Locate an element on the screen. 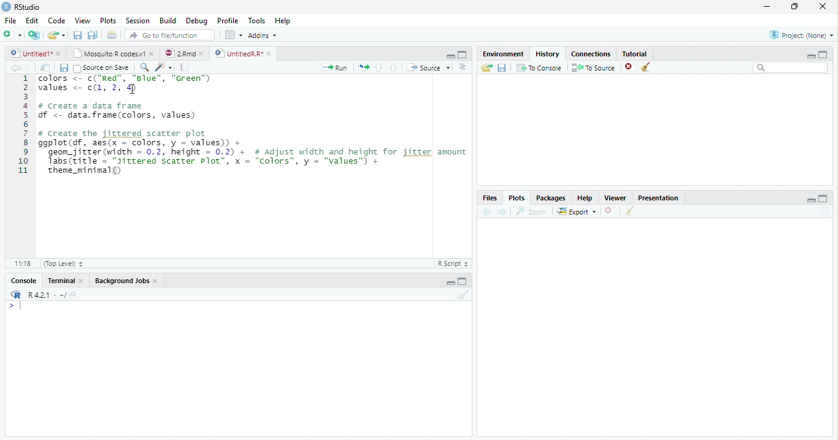  Console is located at coordinates (24, 280).